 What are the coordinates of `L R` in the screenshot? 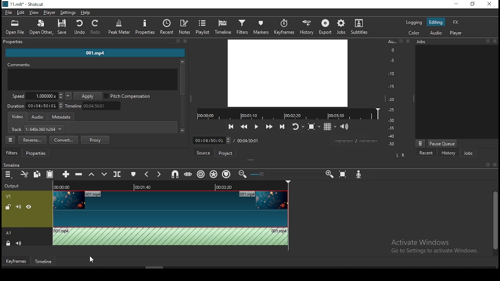 It's located at (401, 156).